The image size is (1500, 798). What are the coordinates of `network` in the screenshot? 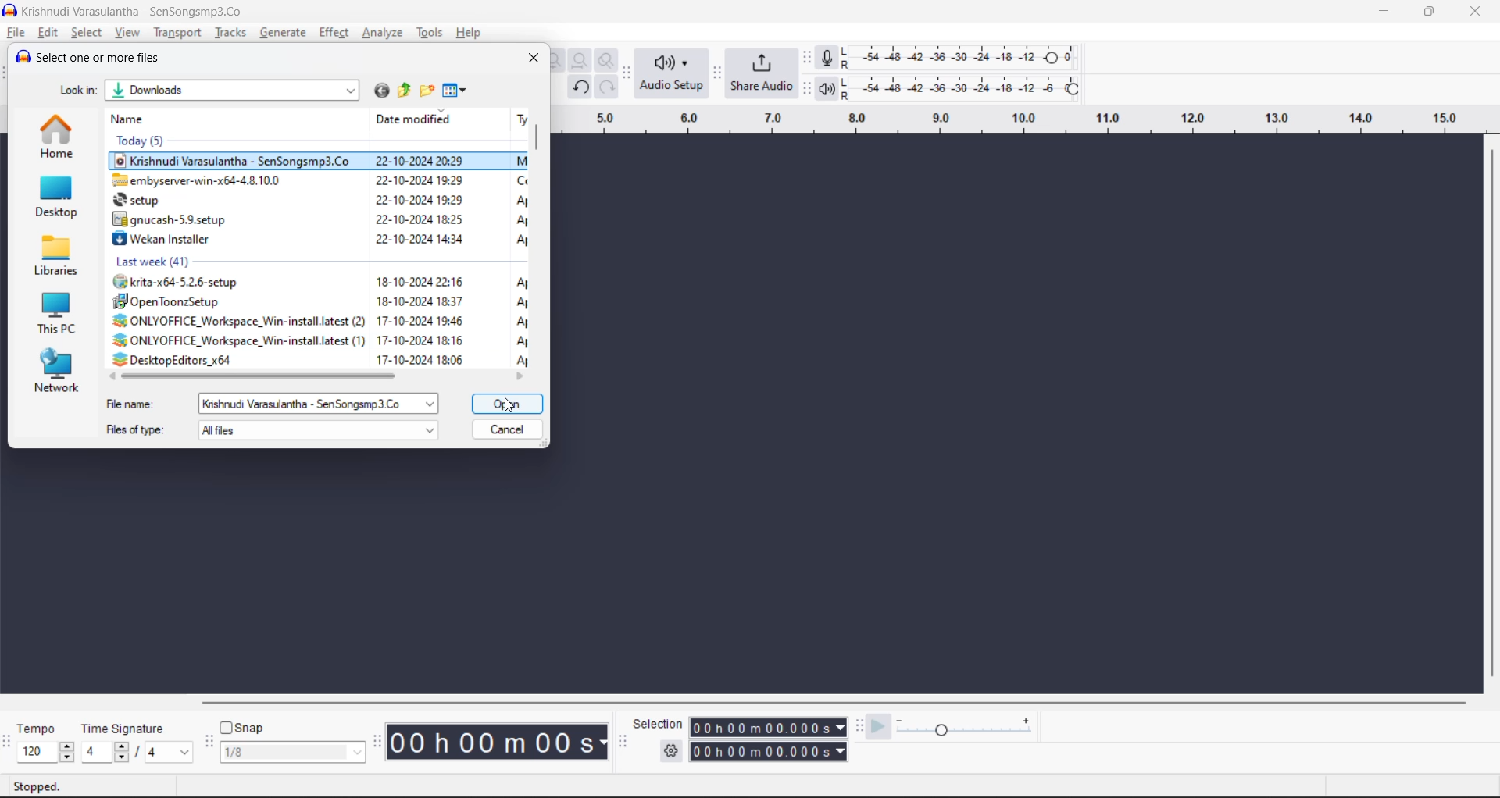 It's located at (62, 372).